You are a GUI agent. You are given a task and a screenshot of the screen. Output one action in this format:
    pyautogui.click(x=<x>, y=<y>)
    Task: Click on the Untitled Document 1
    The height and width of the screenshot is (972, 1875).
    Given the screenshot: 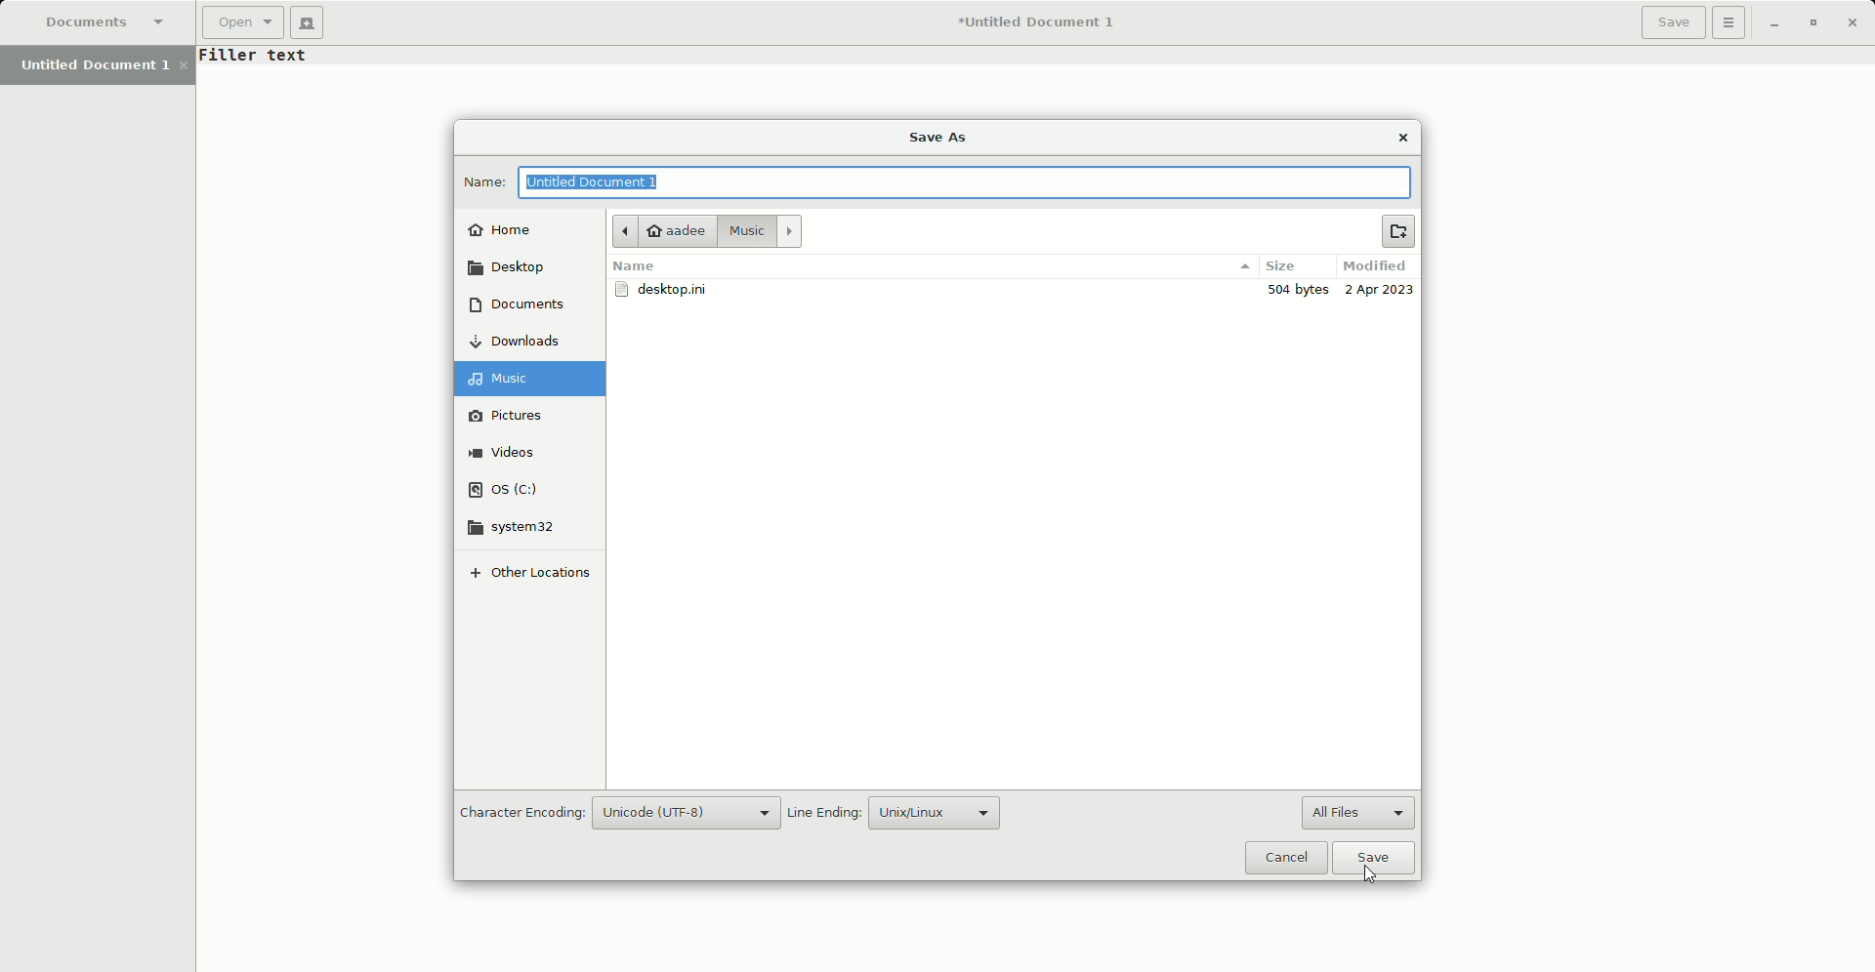 What is the action you would take?
    pyautogui.click(x=604, y=182)
    